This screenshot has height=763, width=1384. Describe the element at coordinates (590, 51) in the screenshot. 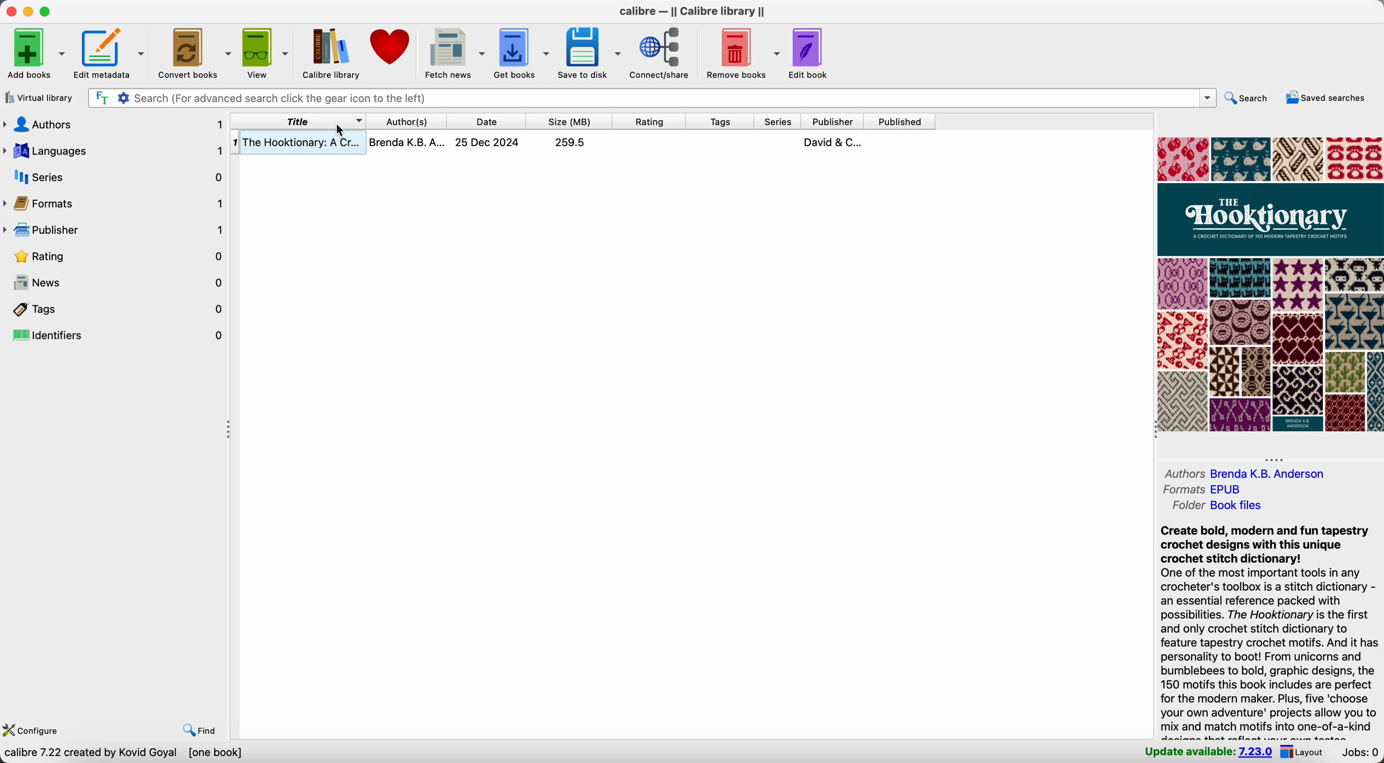

I see `save to disk` at that location.